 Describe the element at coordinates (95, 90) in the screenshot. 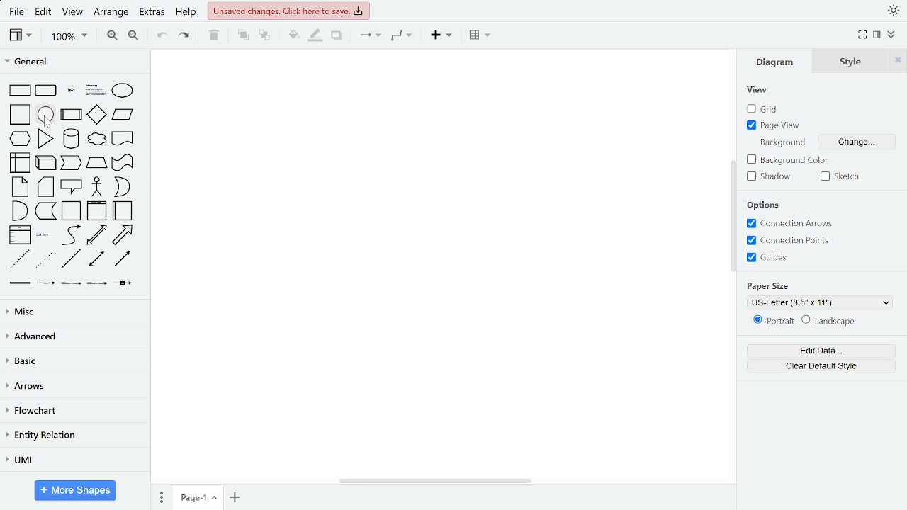

I see `heading` at that location.